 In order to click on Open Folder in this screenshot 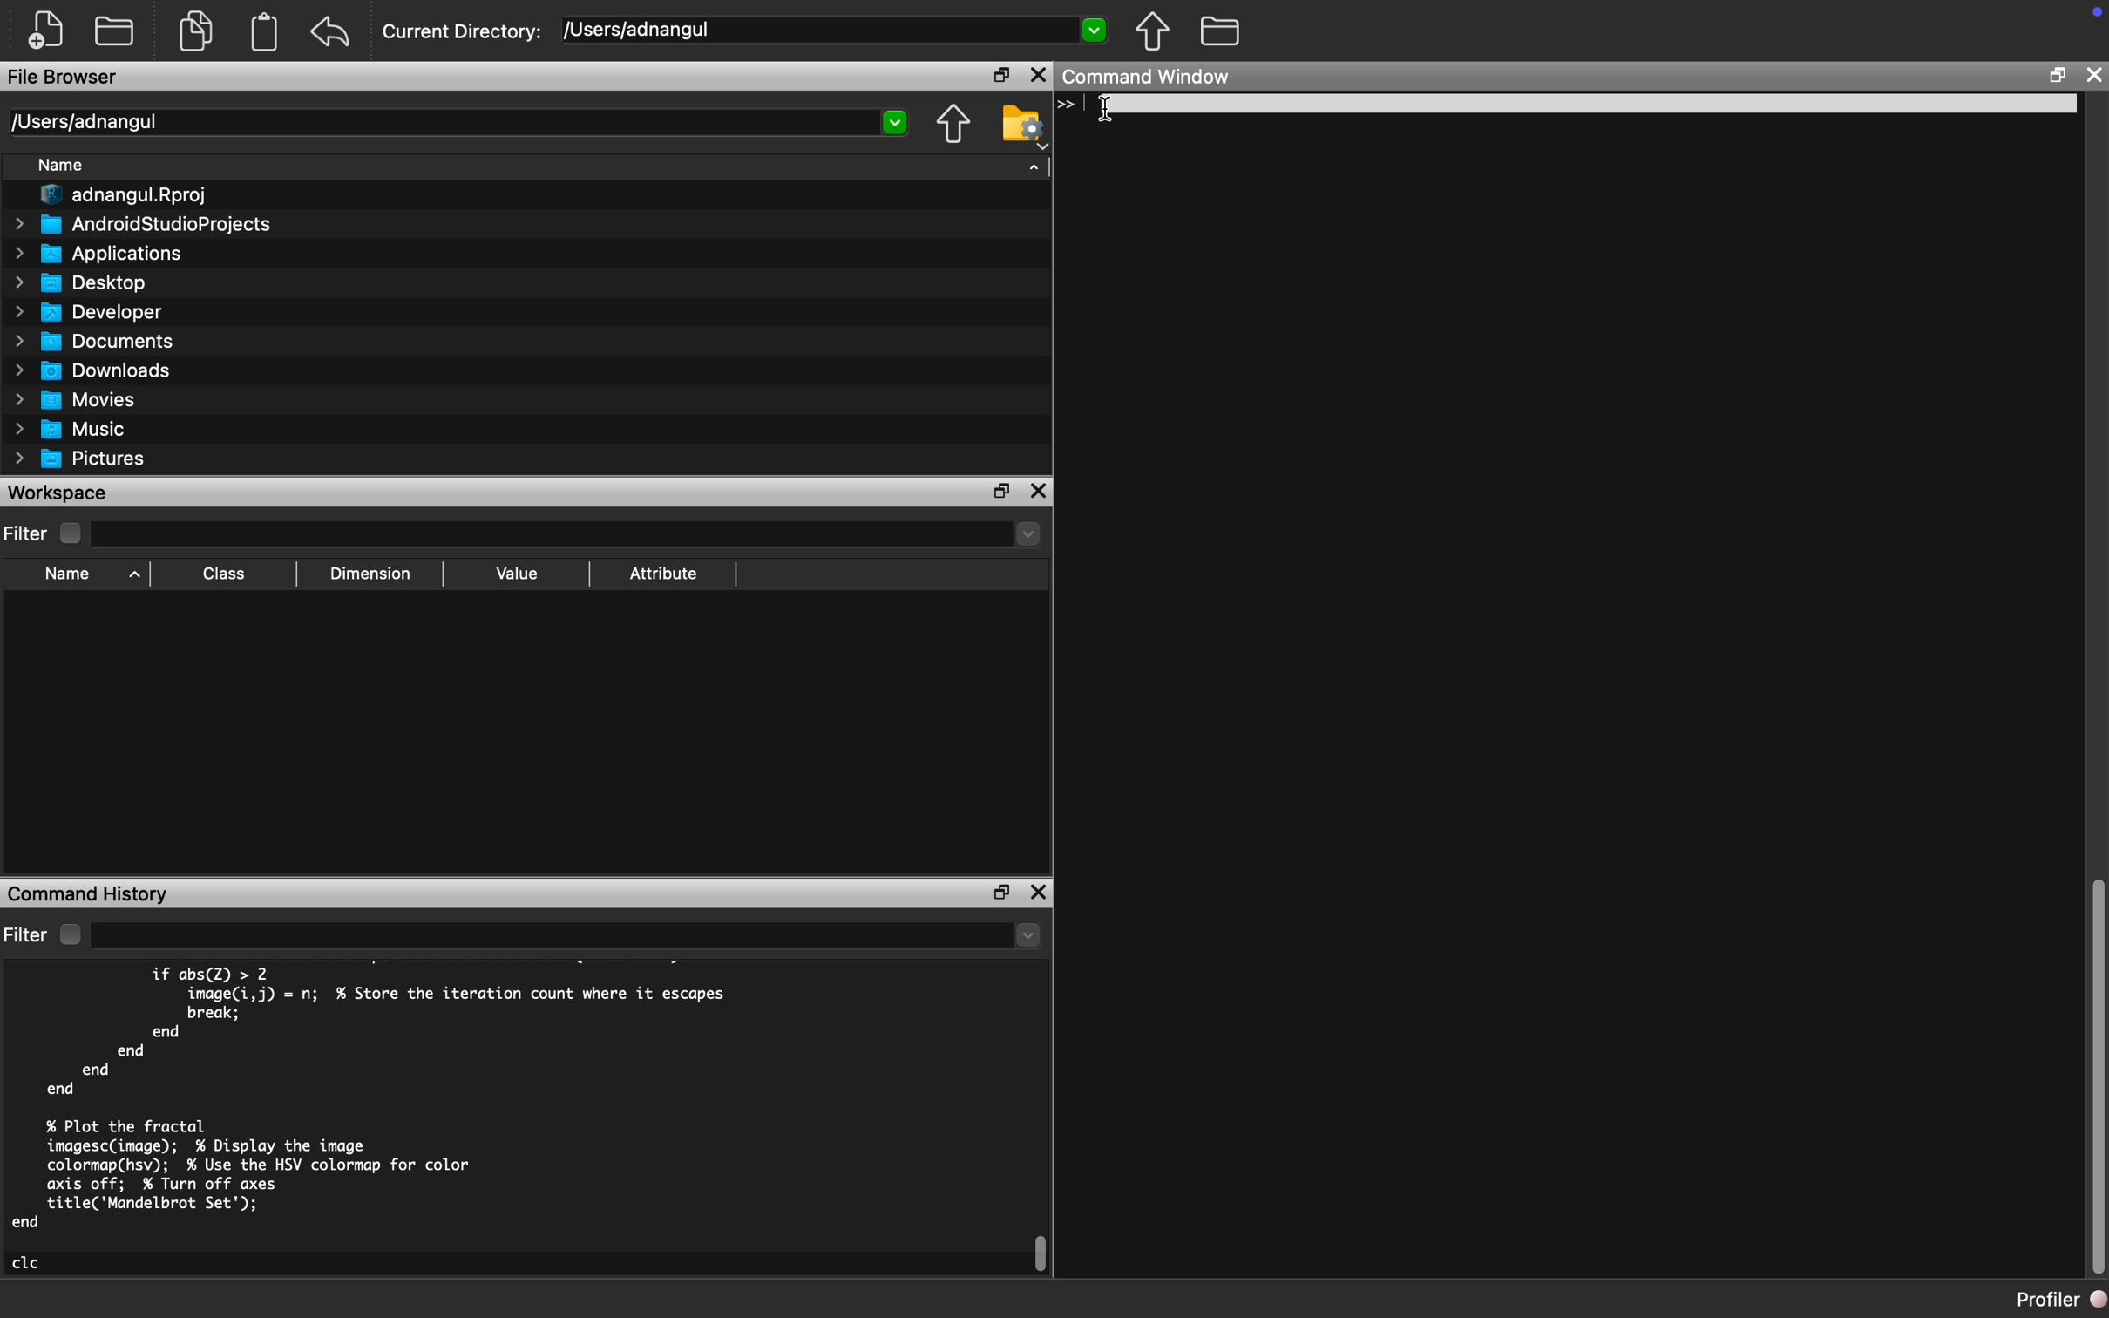, I will do `click(119, 28)`.